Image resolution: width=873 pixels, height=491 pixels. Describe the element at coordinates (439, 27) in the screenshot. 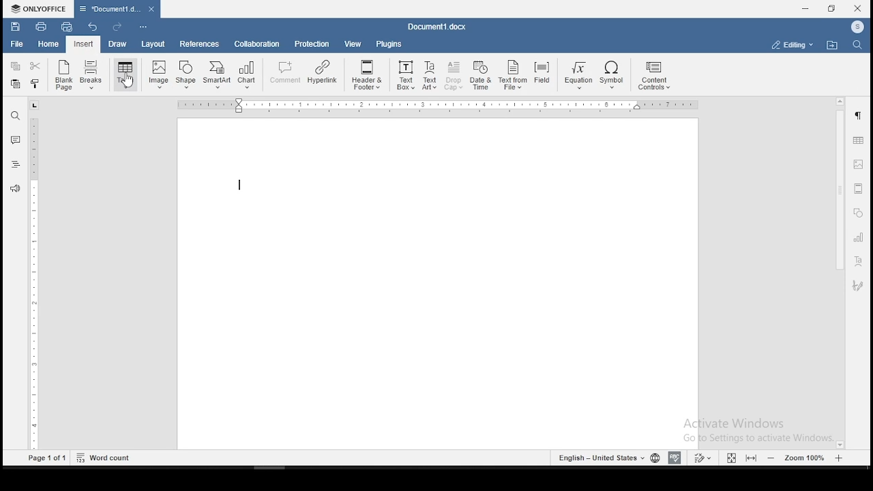

I see `Document3.docx` at that location.